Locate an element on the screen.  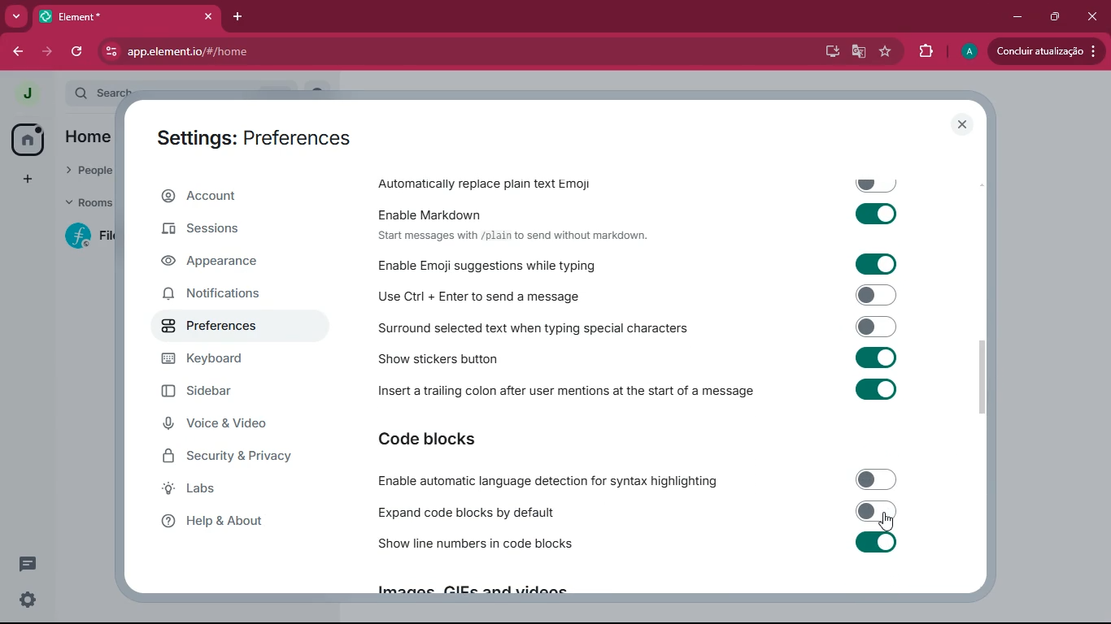
google translate is located at coordinates (859, 51).